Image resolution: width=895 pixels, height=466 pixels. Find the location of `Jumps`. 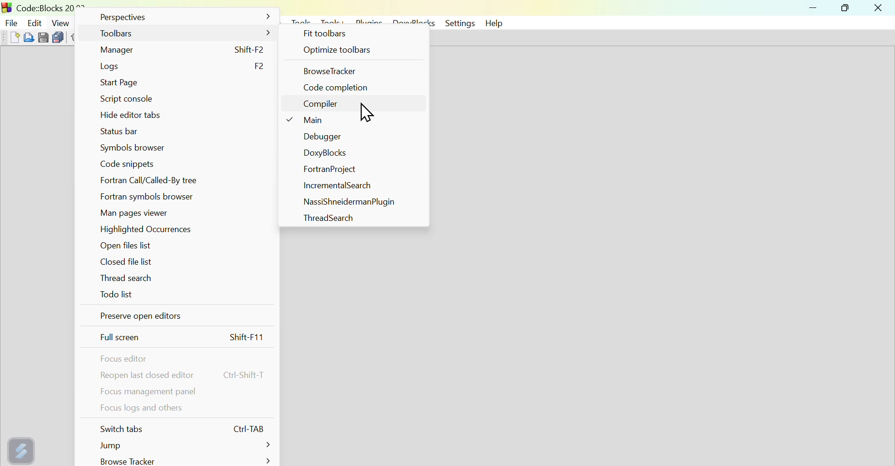

Jumps is located at coordinates (179, 445).